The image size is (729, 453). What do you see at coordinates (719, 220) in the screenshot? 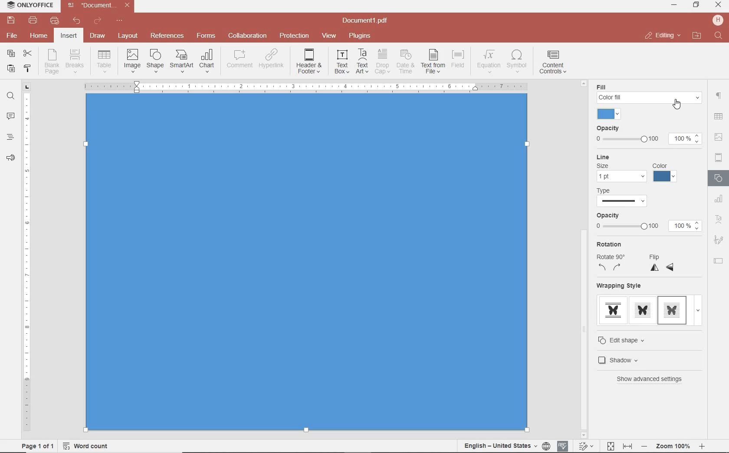
I see `TEXT ART` at bounding box center [719, 220].